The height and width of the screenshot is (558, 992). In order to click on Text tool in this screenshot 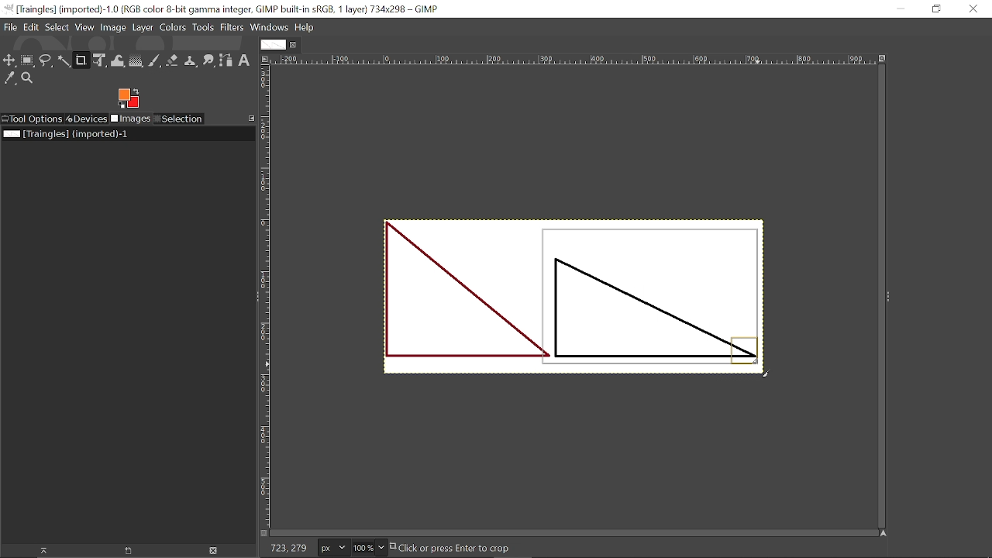, I will do `click(244, 61)`.